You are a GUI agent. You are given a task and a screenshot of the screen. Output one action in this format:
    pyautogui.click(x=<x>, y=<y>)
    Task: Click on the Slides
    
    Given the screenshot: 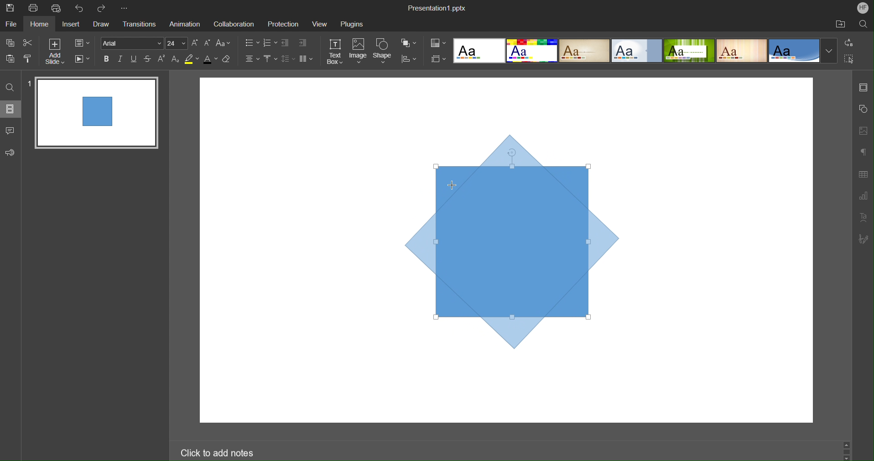 What is the action you would take?
    pyautogui.click(x=10, y=109)
    